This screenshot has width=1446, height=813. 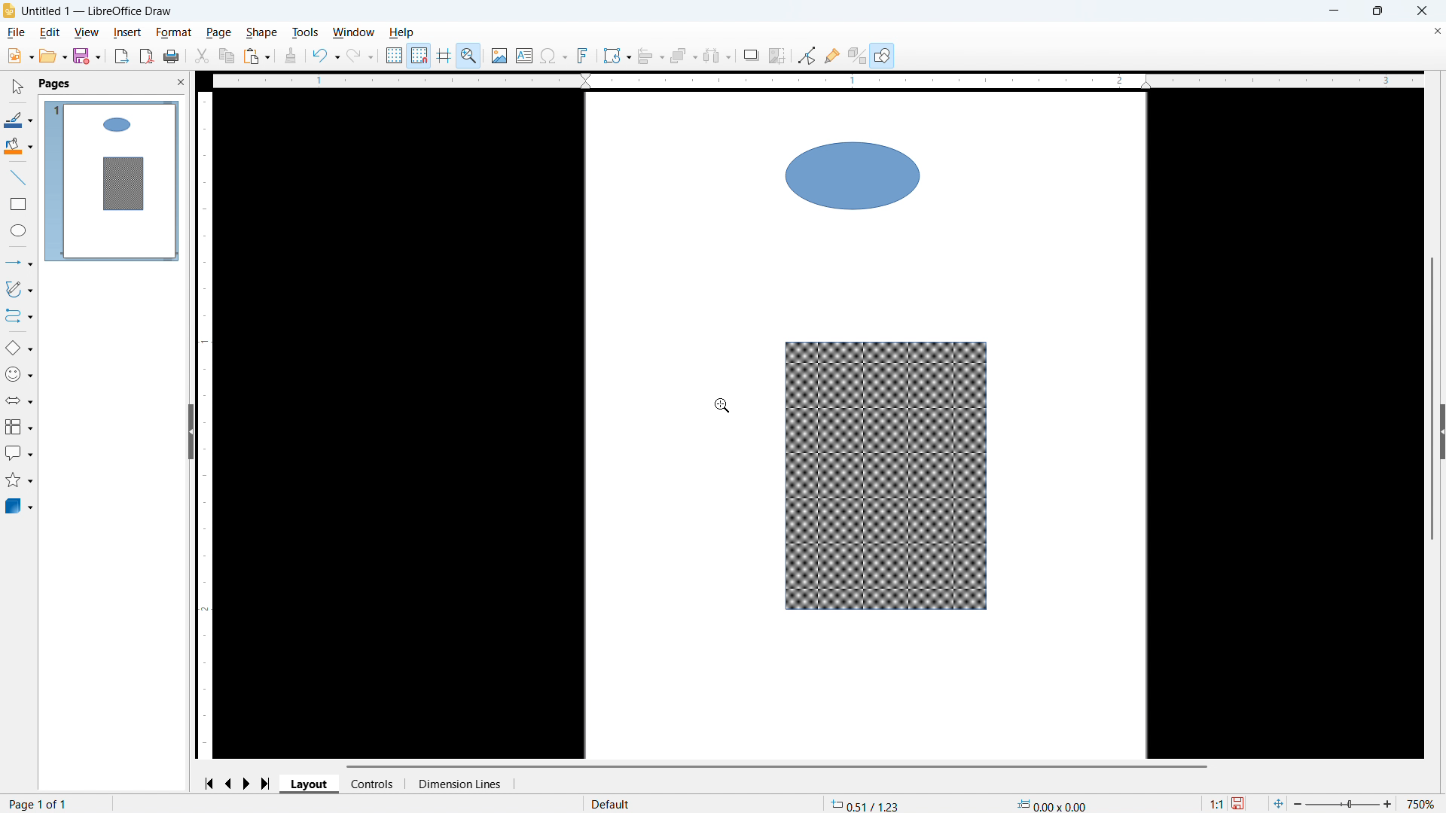 What do you see at coordinates (257, 56) in the screenshot?
I see `Paste ` at bounding box center [257, 56].